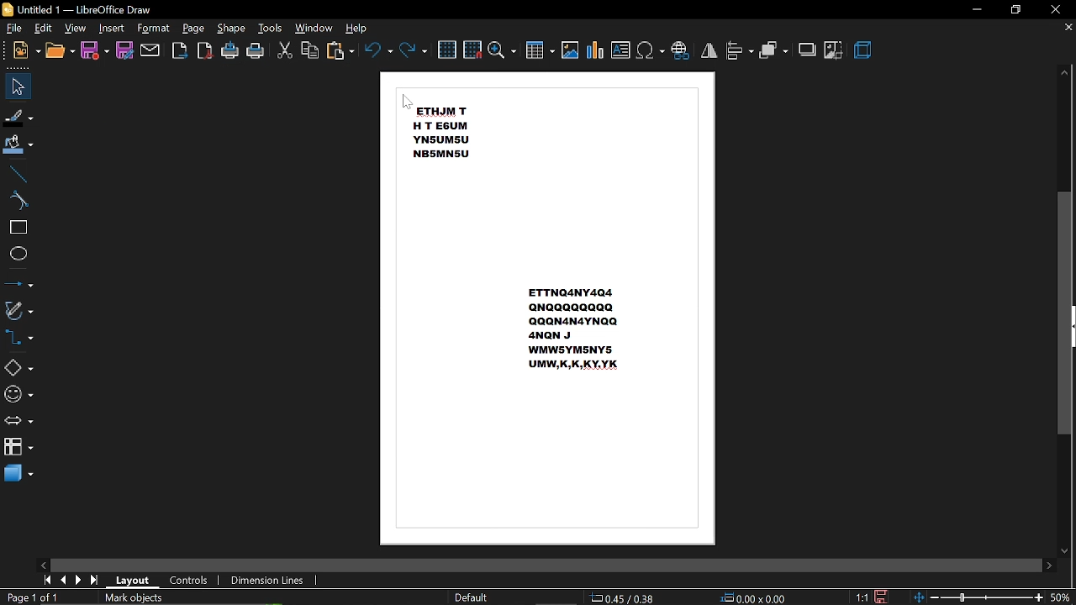 This screenshot has width=1076, height=605. I want to click on ellipse, so click(18, 254).